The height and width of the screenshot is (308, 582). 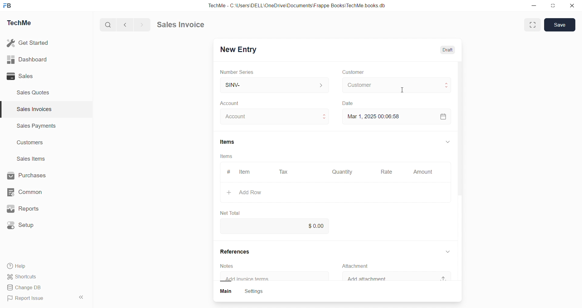 What do you see at coordinates (325, 117) in the screenshot?
I see `Increase decrease button` at bounding box center [325, 117].